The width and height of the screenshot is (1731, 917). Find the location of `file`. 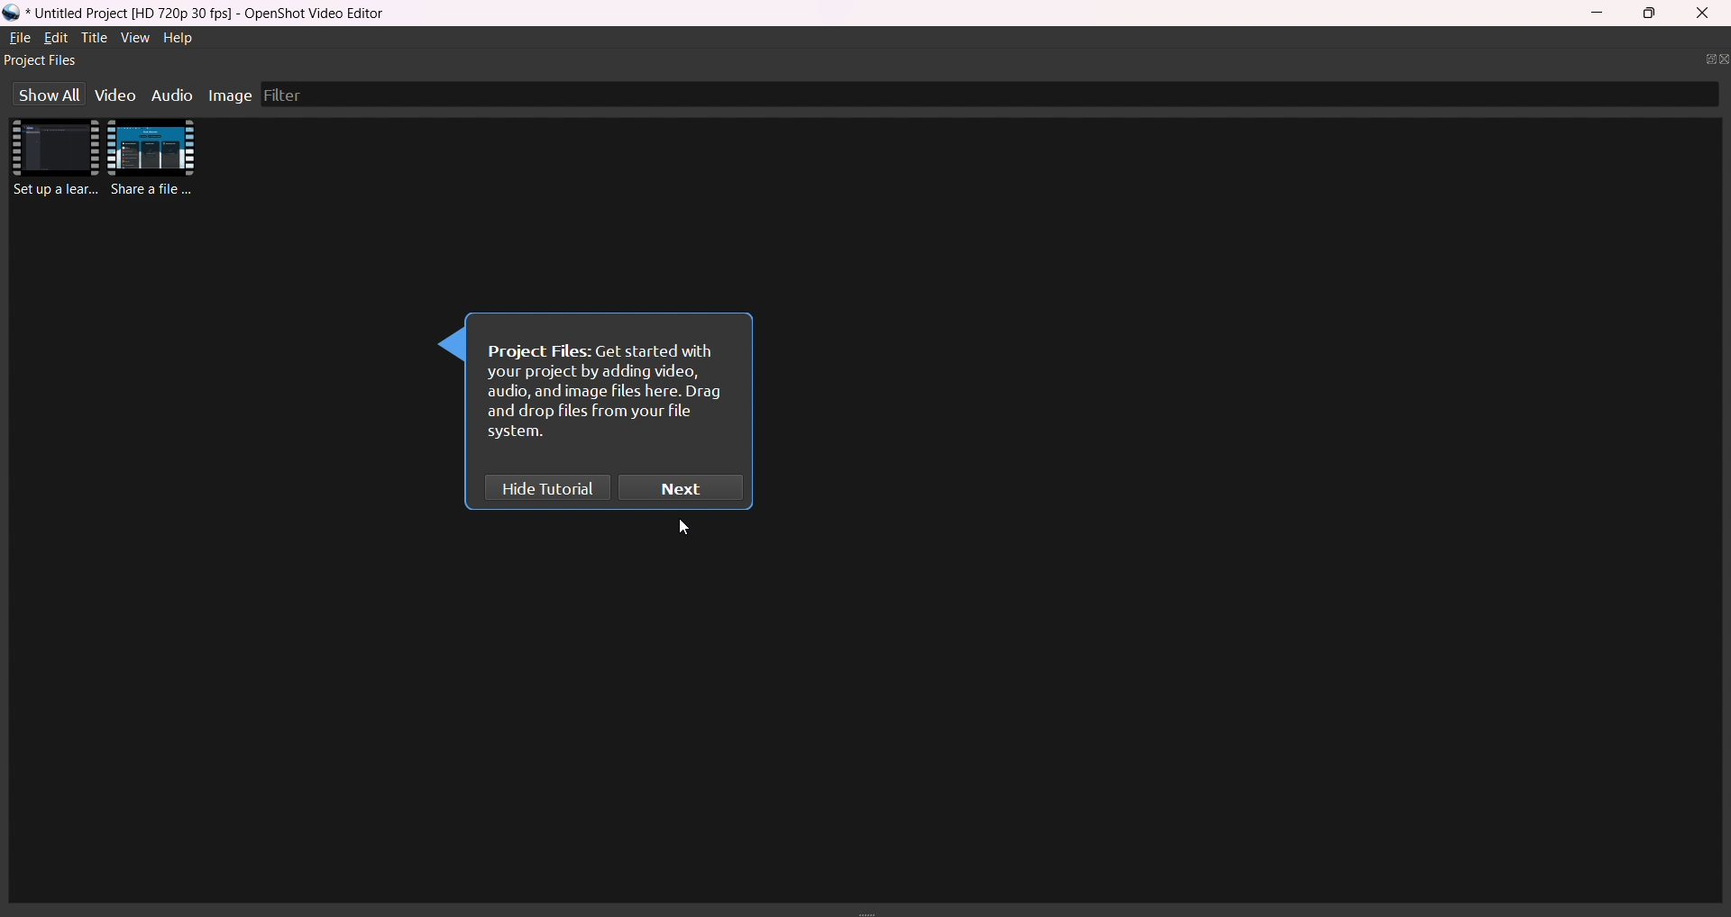

file is located at coordinates (17, 39).